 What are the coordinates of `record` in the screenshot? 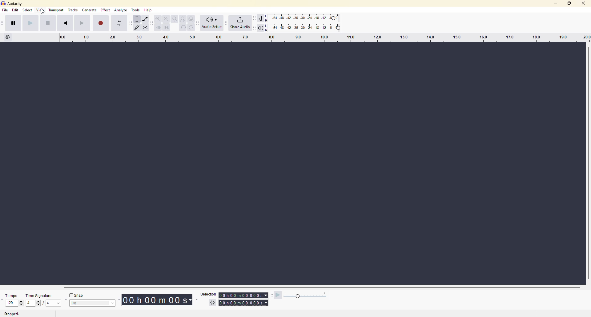 It's located at (99, 22).